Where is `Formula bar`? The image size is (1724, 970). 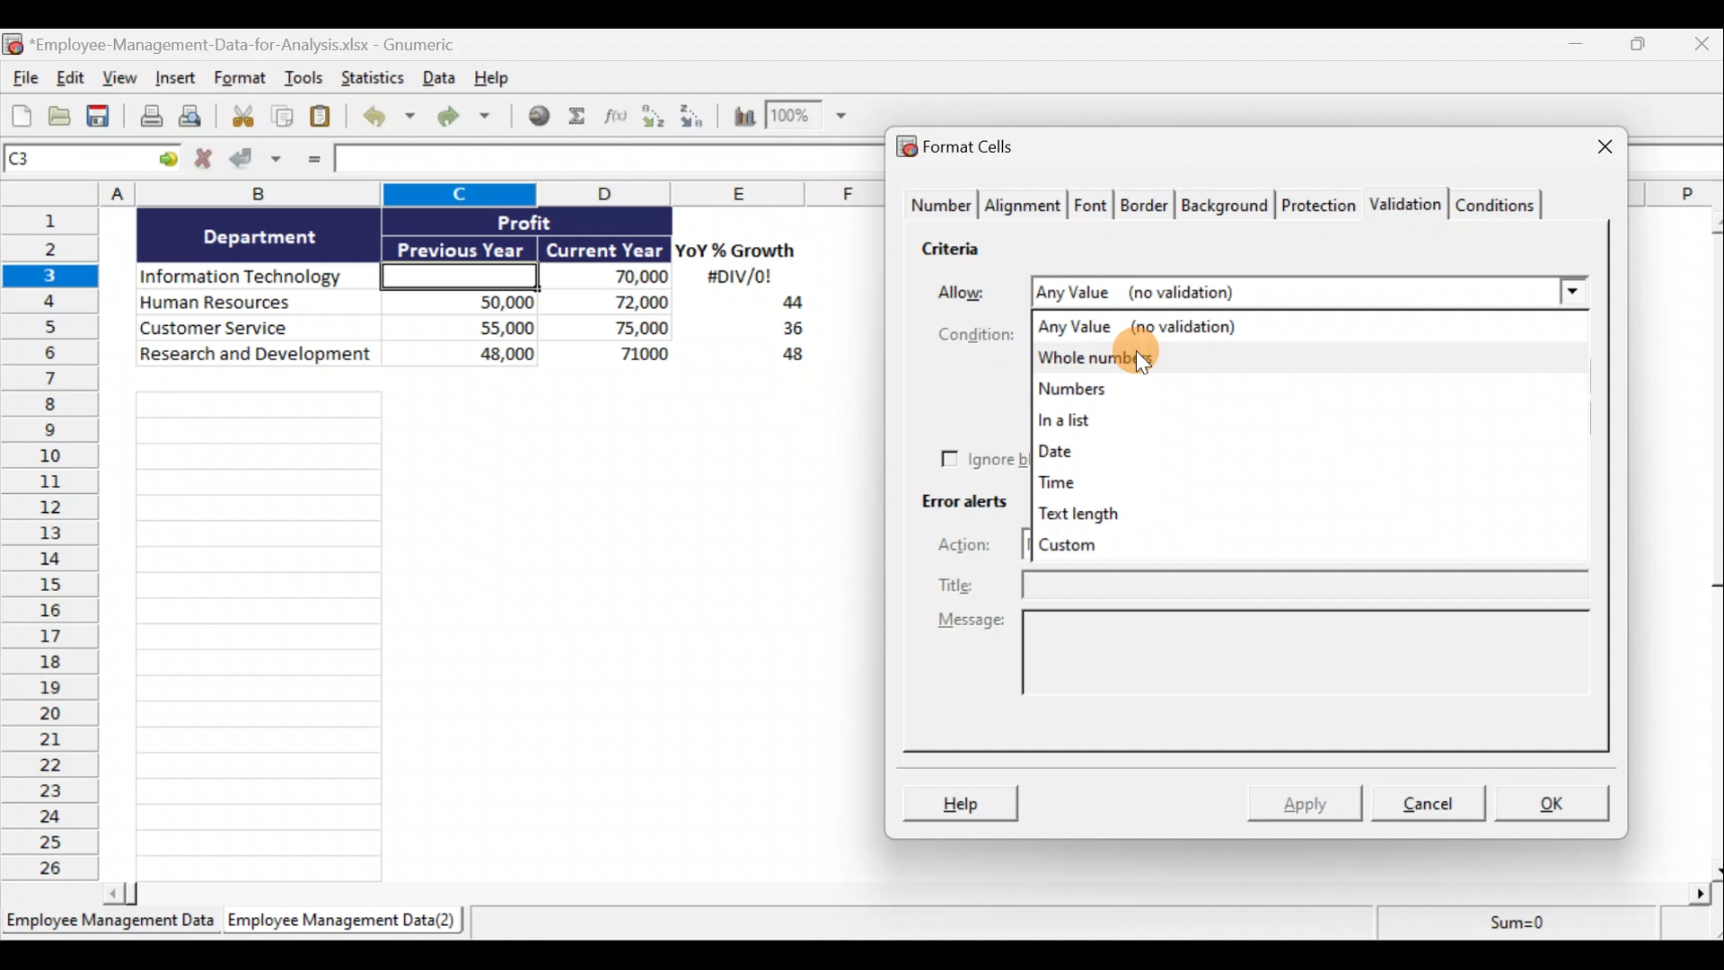 Formula bar is located at coordinates (603, 161).